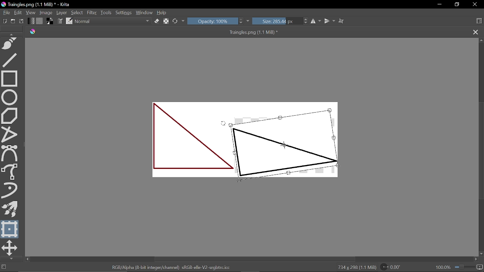 The width and height of the screenshot is (484, 272). I want to click on File, so click(5, 12).